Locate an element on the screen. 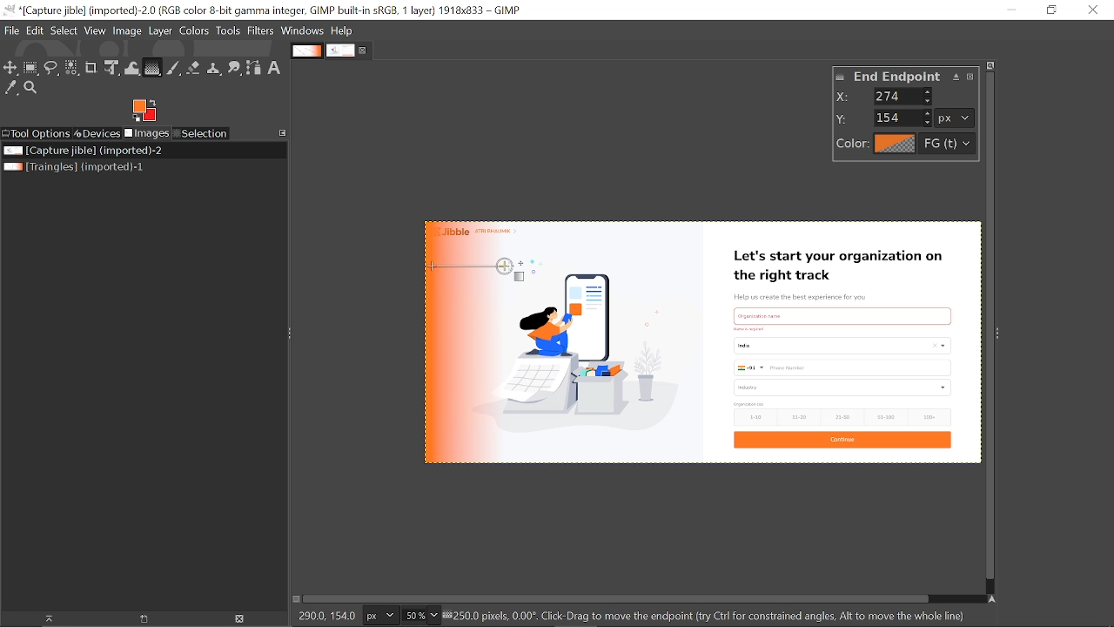  zoom image when window size changes is located at coordinates (991, 64).